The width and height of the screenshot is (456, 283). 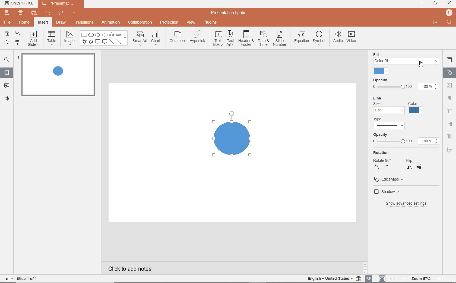 I want to click on add slide, so click(x=34, y=39).